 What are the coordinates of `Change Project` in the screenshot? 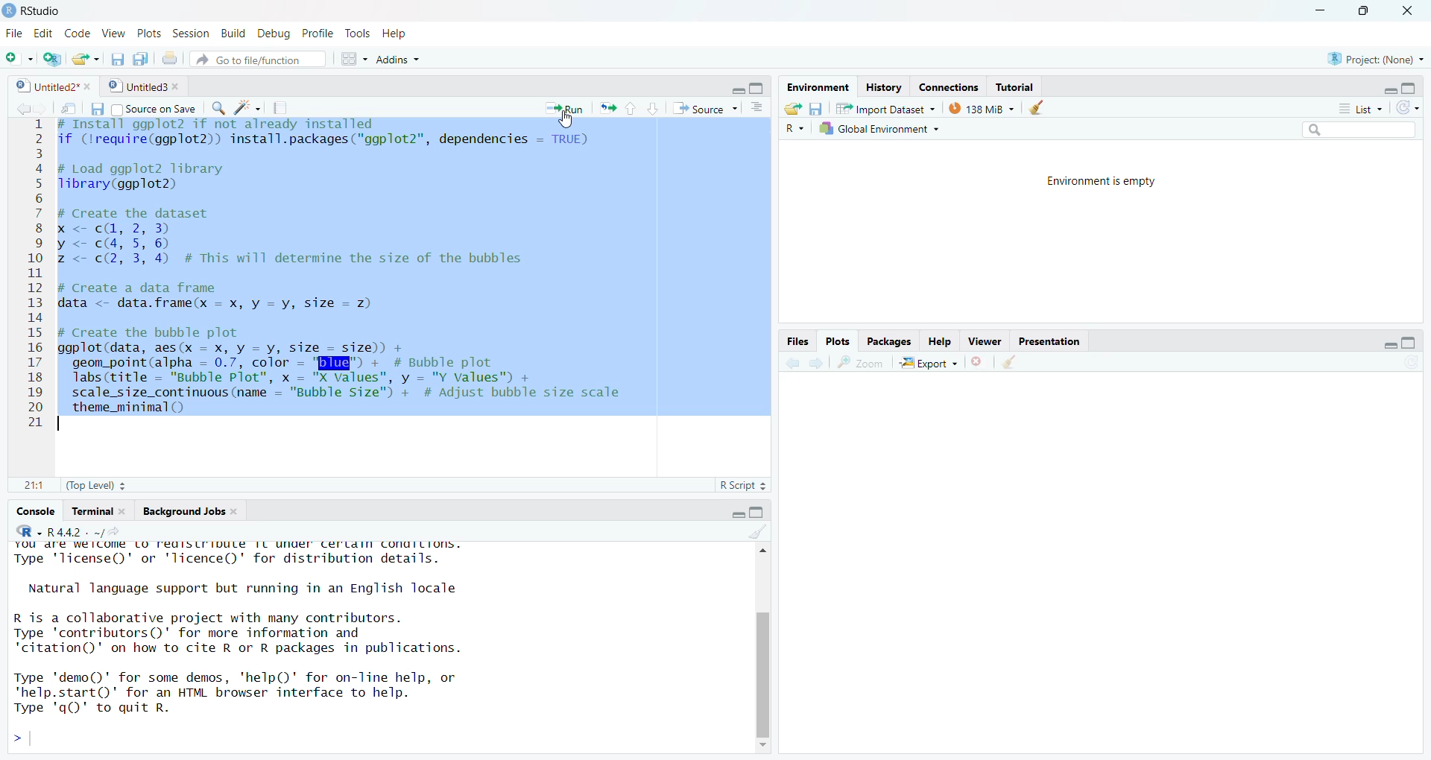 It's located at (52, 56).